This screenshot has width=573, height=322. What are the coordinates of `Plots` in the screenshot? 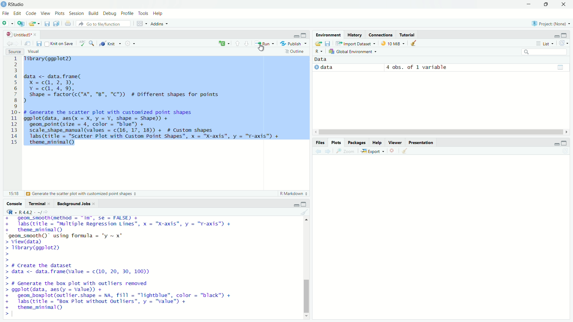 It's located at (336, 142).